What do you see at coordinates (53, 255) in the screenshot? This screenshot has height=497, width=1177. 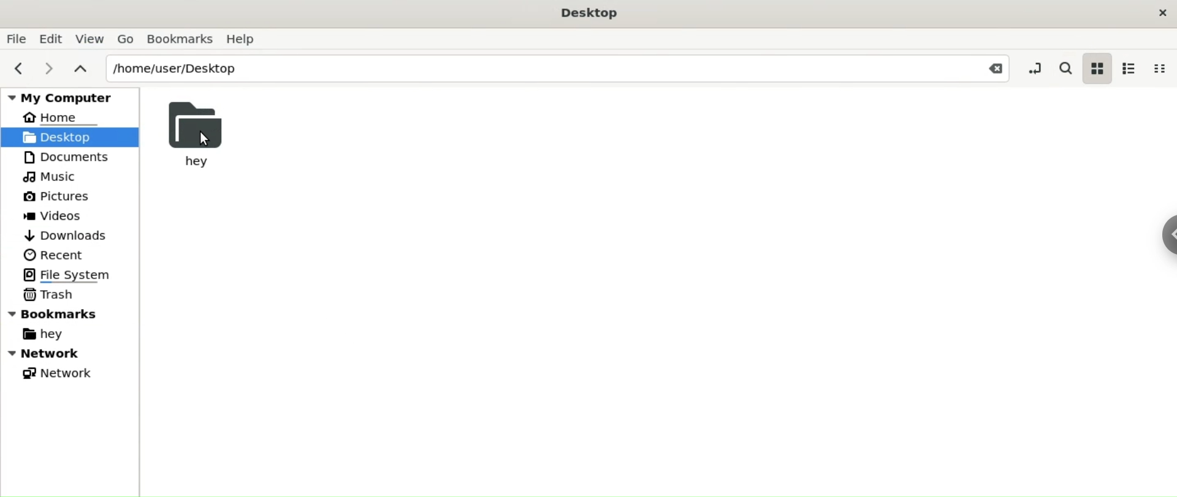 I see `Recent` at bounding box center [53, 255].